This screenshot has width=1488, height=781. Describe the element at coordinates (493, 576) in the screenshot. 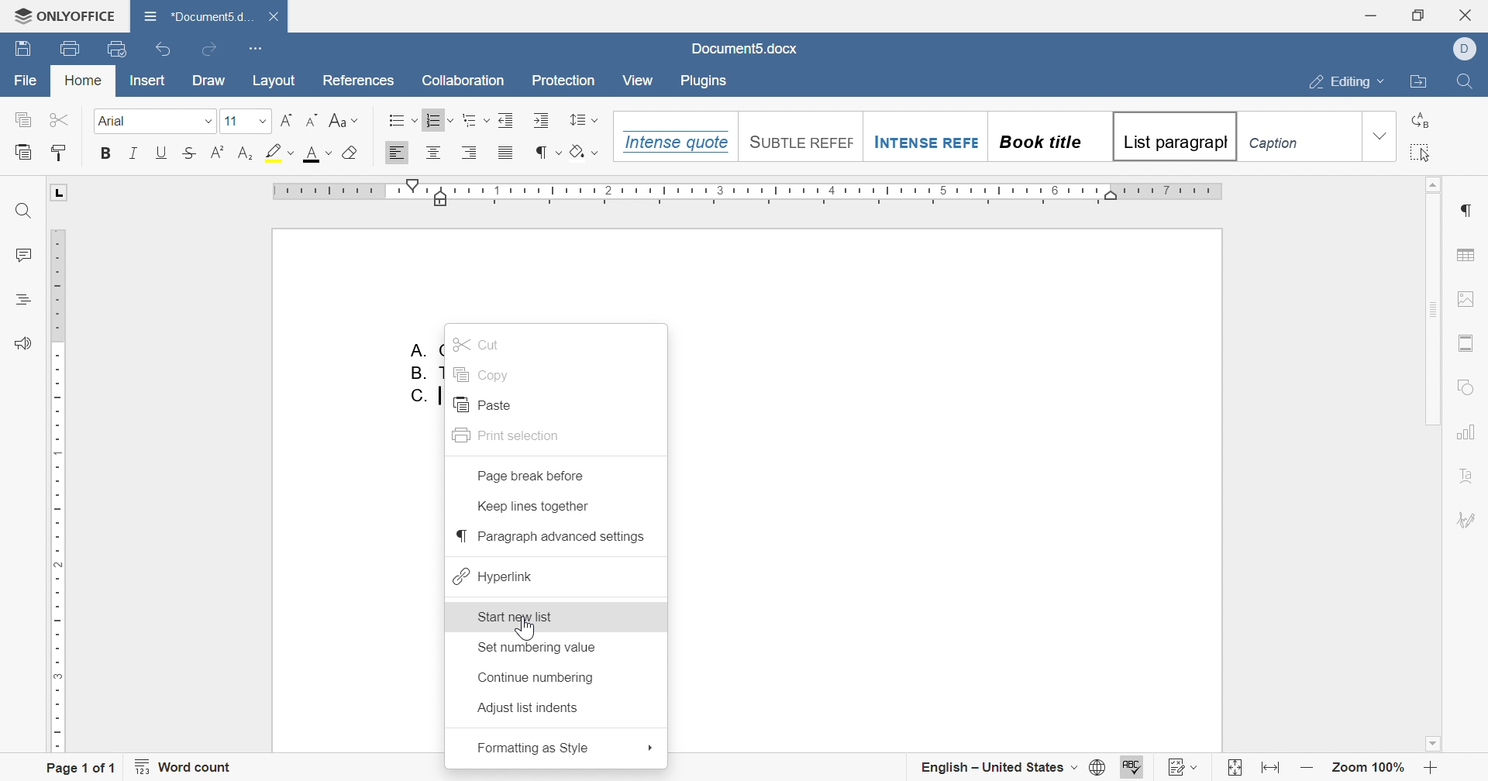

I see `hyperlink` at that location.